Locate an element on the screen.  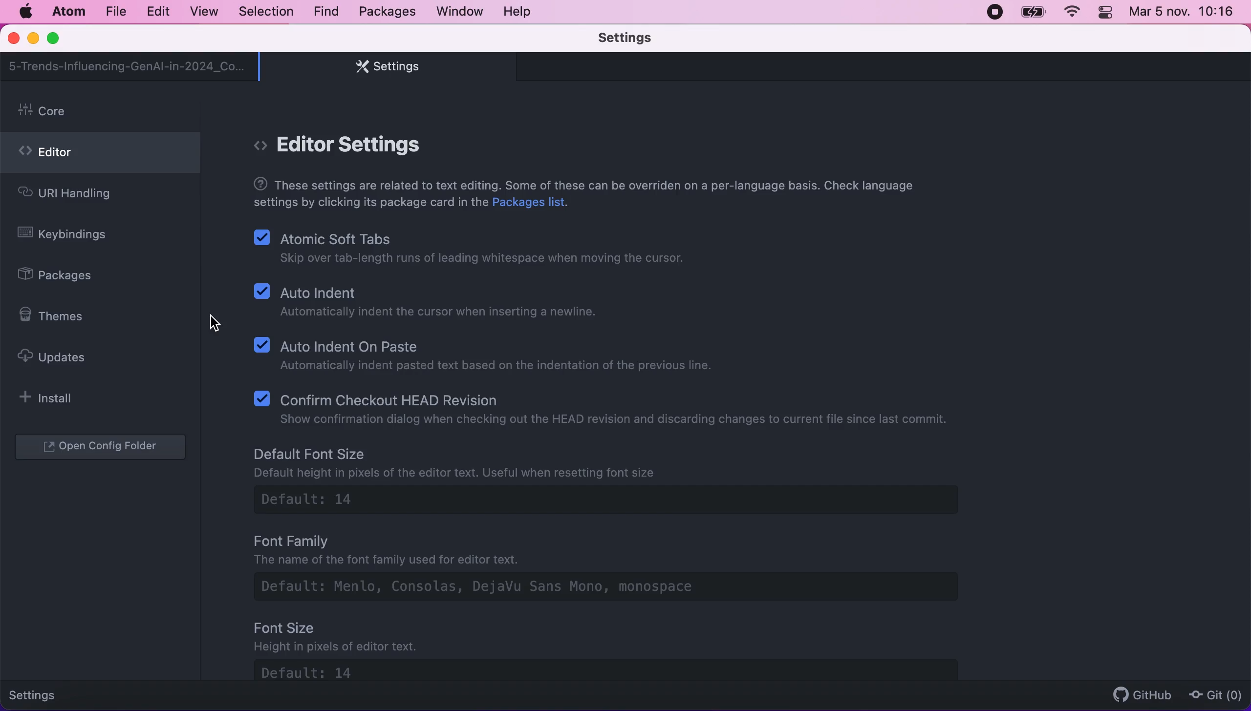
control panel is located at coordinates (1106, 14).